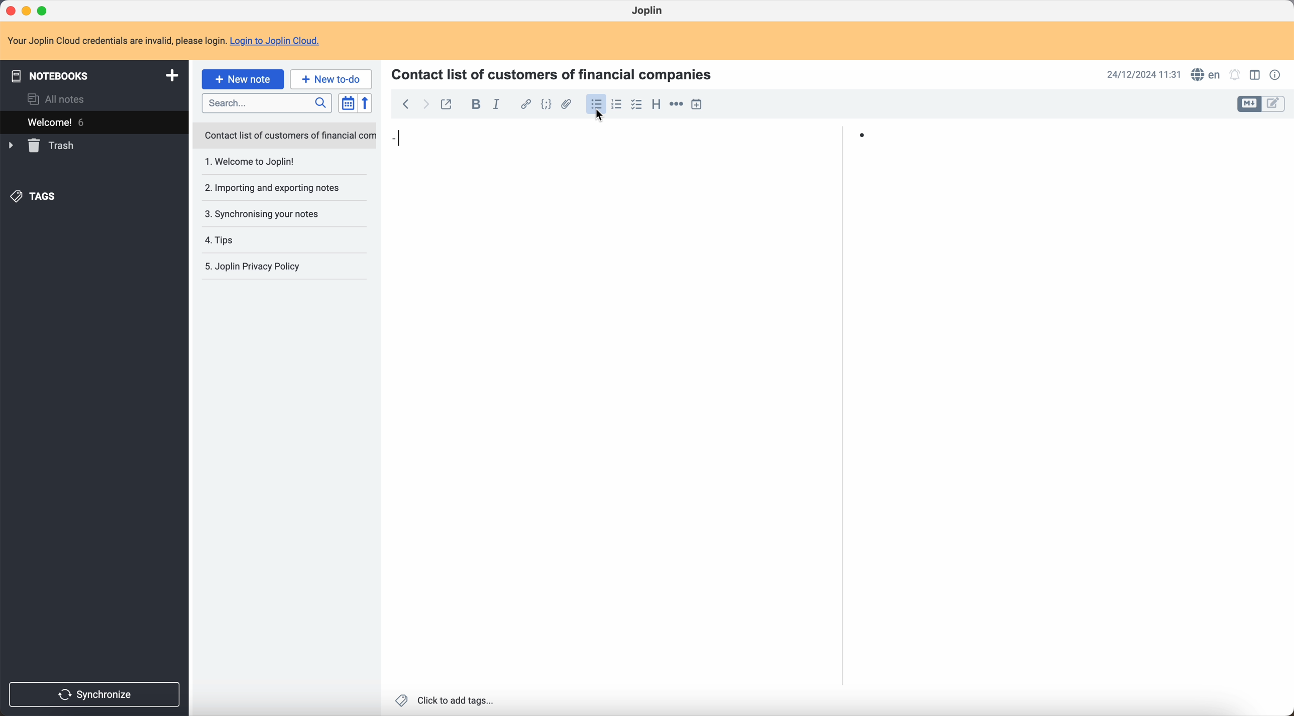 The width and height of the screenshot is (1294, 716). Describe the element at coordinates (289, 136) in the screenshot. I see `Contact list of customers of financial com` at that location.